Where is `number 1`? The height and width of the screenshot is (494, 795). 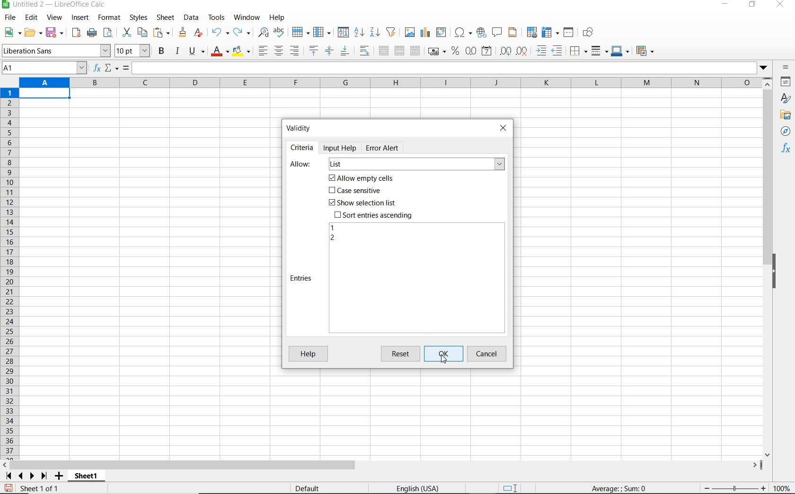 number 1 is located at coordinates (333, 228).